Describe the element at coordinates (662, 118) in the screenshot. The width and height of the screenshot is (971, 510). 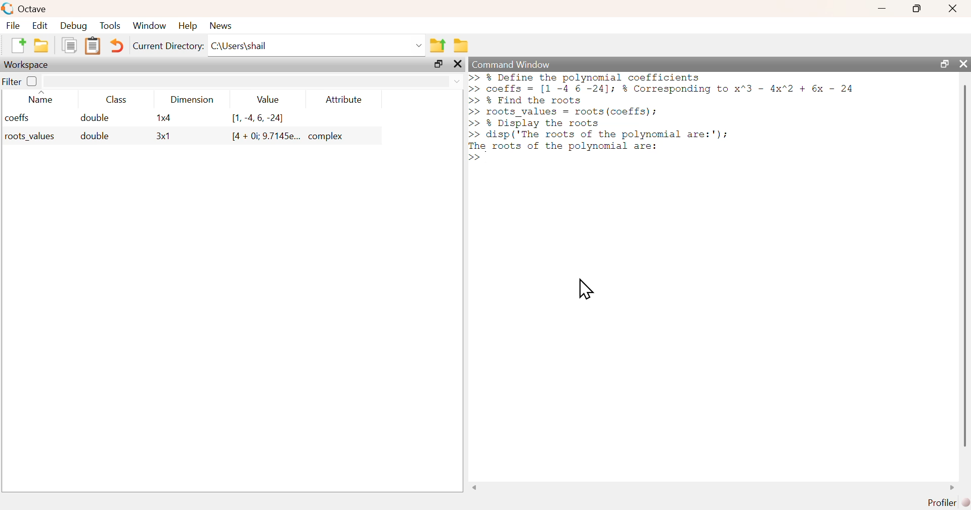
I see `>> % Define the polynomial coefficients

>> coeffs = [1 -4 6 -24]; % Corresponding to x*3 — 4x*2 + 6x — 24
>> % Find the roots

>> roots_values = roots (coeffs);

>> % Display the roots

>> disp('The roots of the polynomial are:');

The roots of the polynomial are:

>>` at that location.